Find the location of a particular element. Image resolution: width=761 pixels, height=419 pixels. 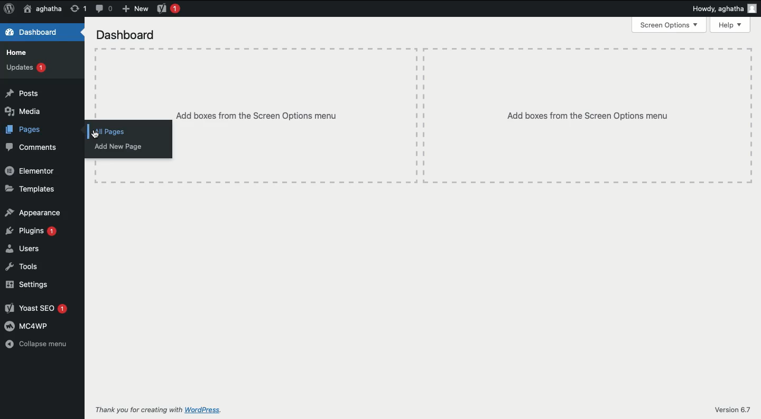

Screen options is located at coordinates (670, 25).